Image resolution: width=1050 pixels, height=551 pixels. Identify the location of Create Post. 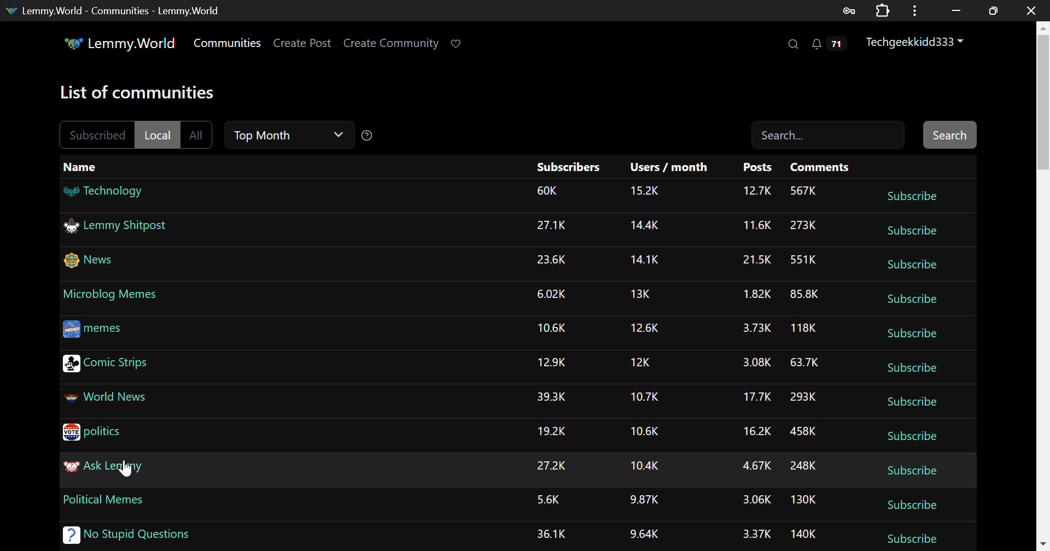
(302, 44).